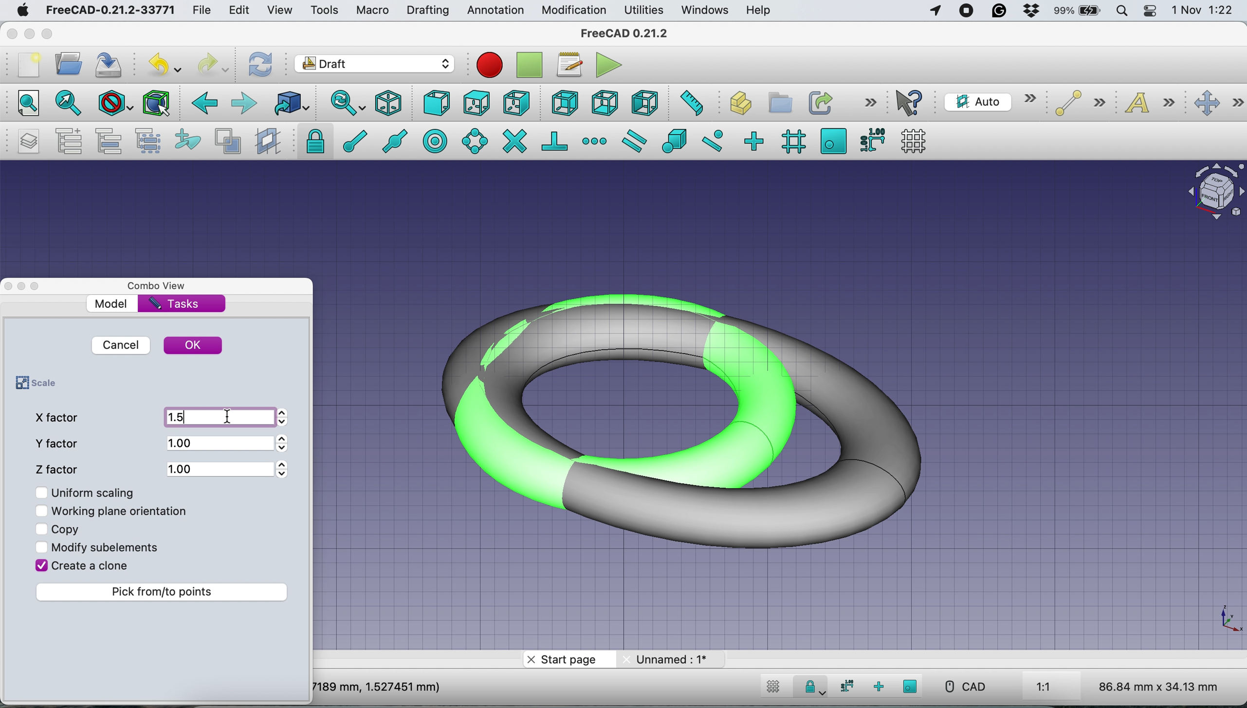  Describe the element at coordinates (1152, 105) in the screenshot. I see `text` at that location.